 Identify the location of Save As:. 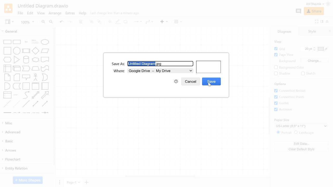
(118, 64).